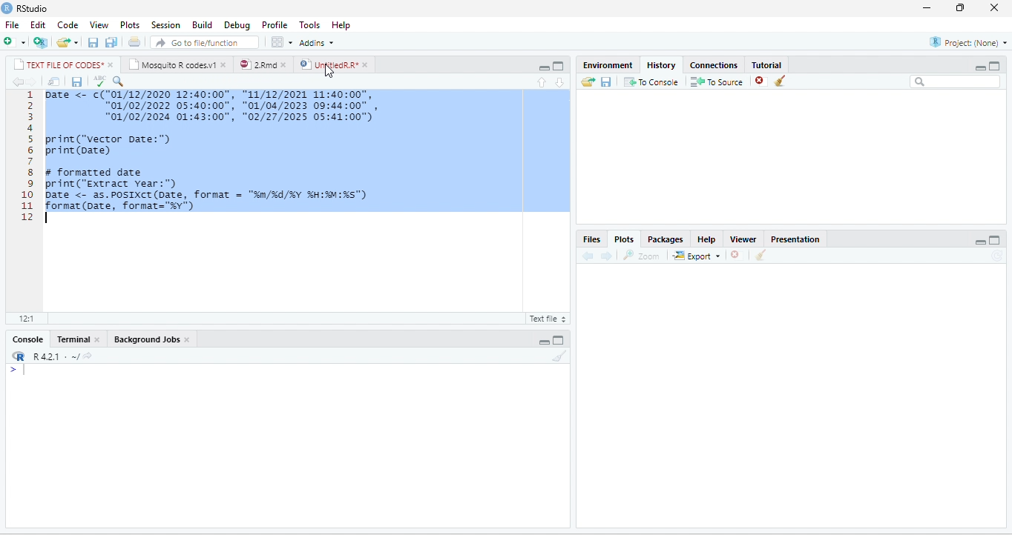 Image resolution: width=1012 pixels, height=535 pixels. Describe the element at coordinates (145, 339) in the screenshot. I see `Background Jobs` at that location.